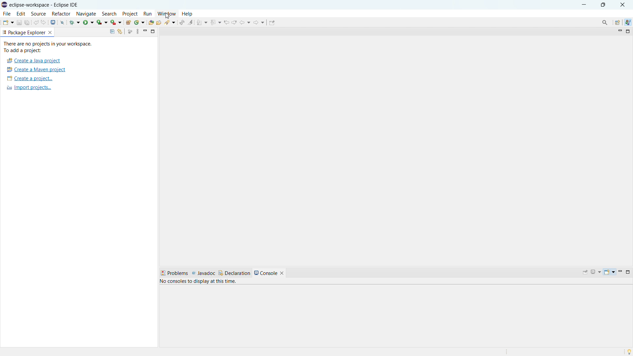 This screenshot has height=356, width=633. What do you see at coordinates (190, 22) in the screenshot?
I see `toggle ant mark occurances` at bounding box center [190, 22].